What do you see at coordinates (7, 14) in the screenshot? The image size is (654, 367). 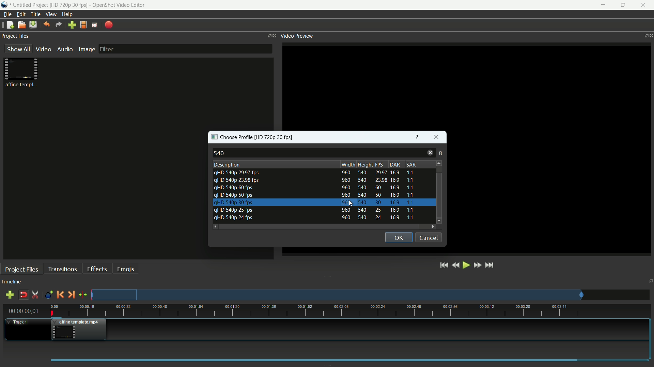 I see `file menu` at bounding box center [7, 14].